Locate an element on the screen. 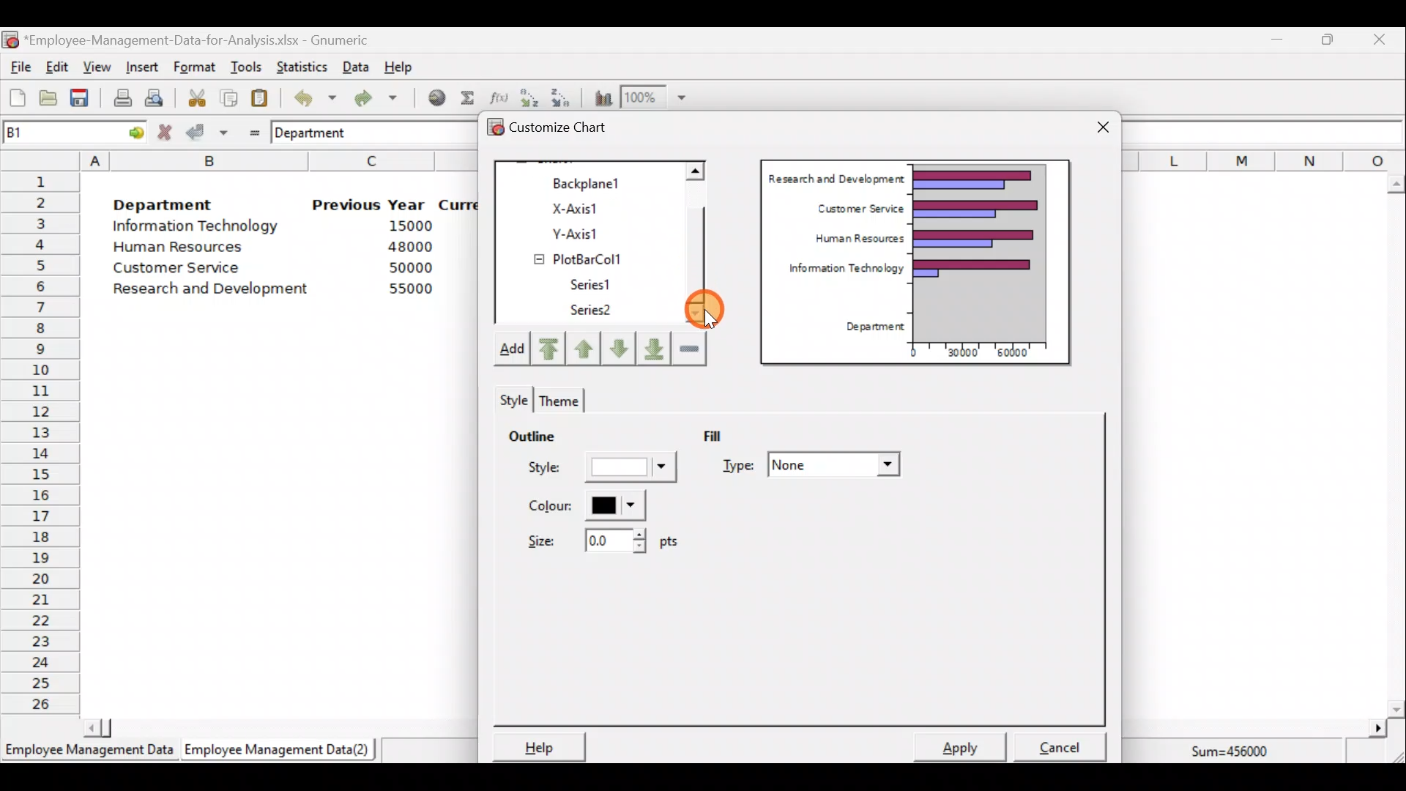  Human Resources is located at coordinates (853, 239).